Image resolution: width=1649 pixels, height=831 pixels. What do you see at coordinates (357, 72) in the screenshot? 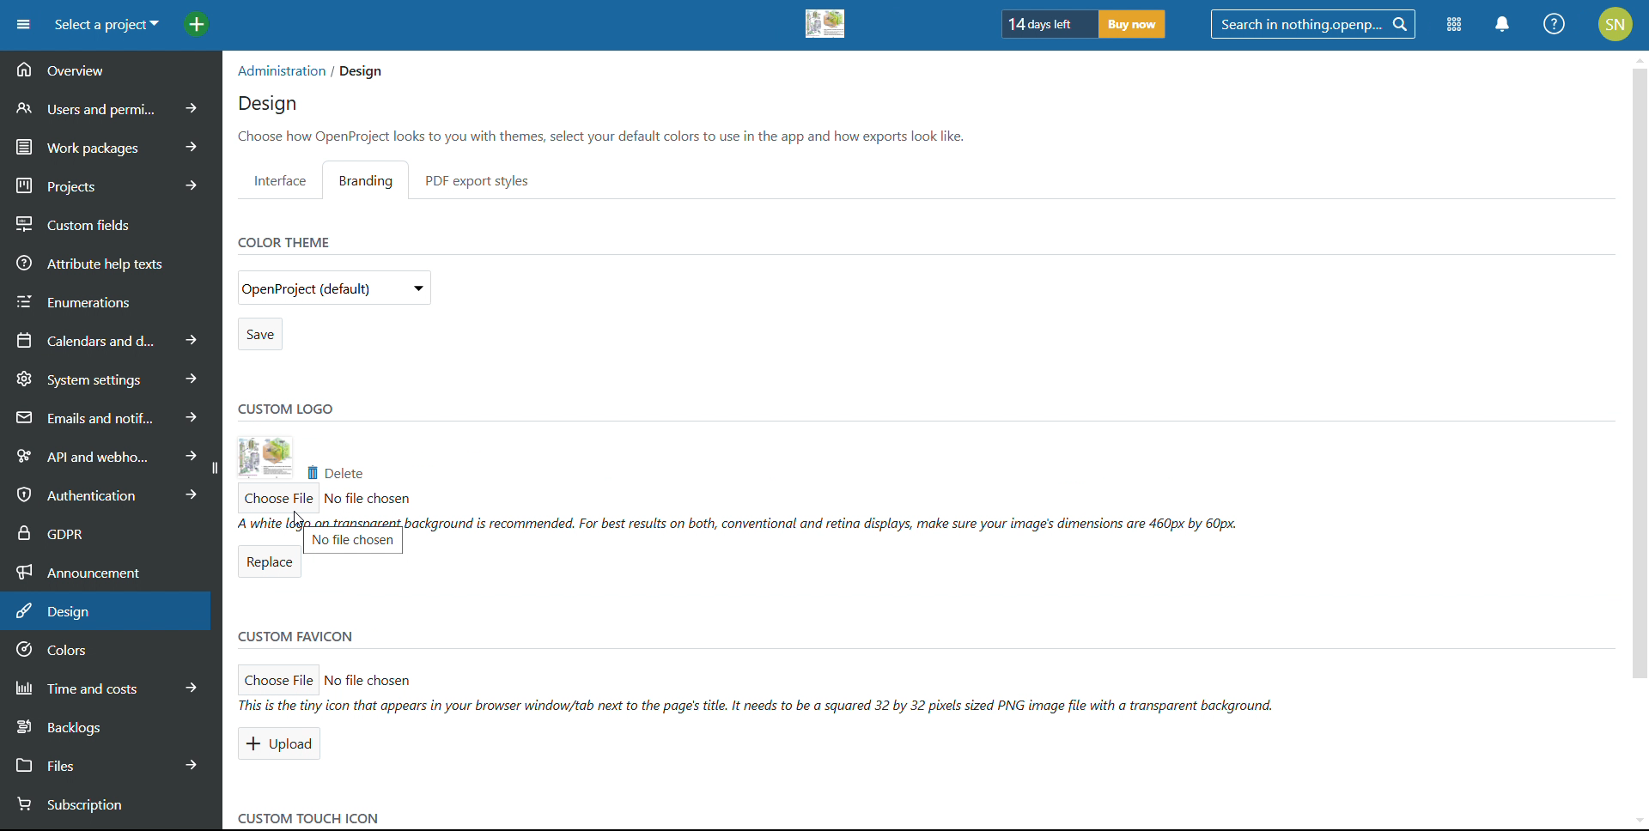
I see `/ Design` at bounding box center [357, 72].